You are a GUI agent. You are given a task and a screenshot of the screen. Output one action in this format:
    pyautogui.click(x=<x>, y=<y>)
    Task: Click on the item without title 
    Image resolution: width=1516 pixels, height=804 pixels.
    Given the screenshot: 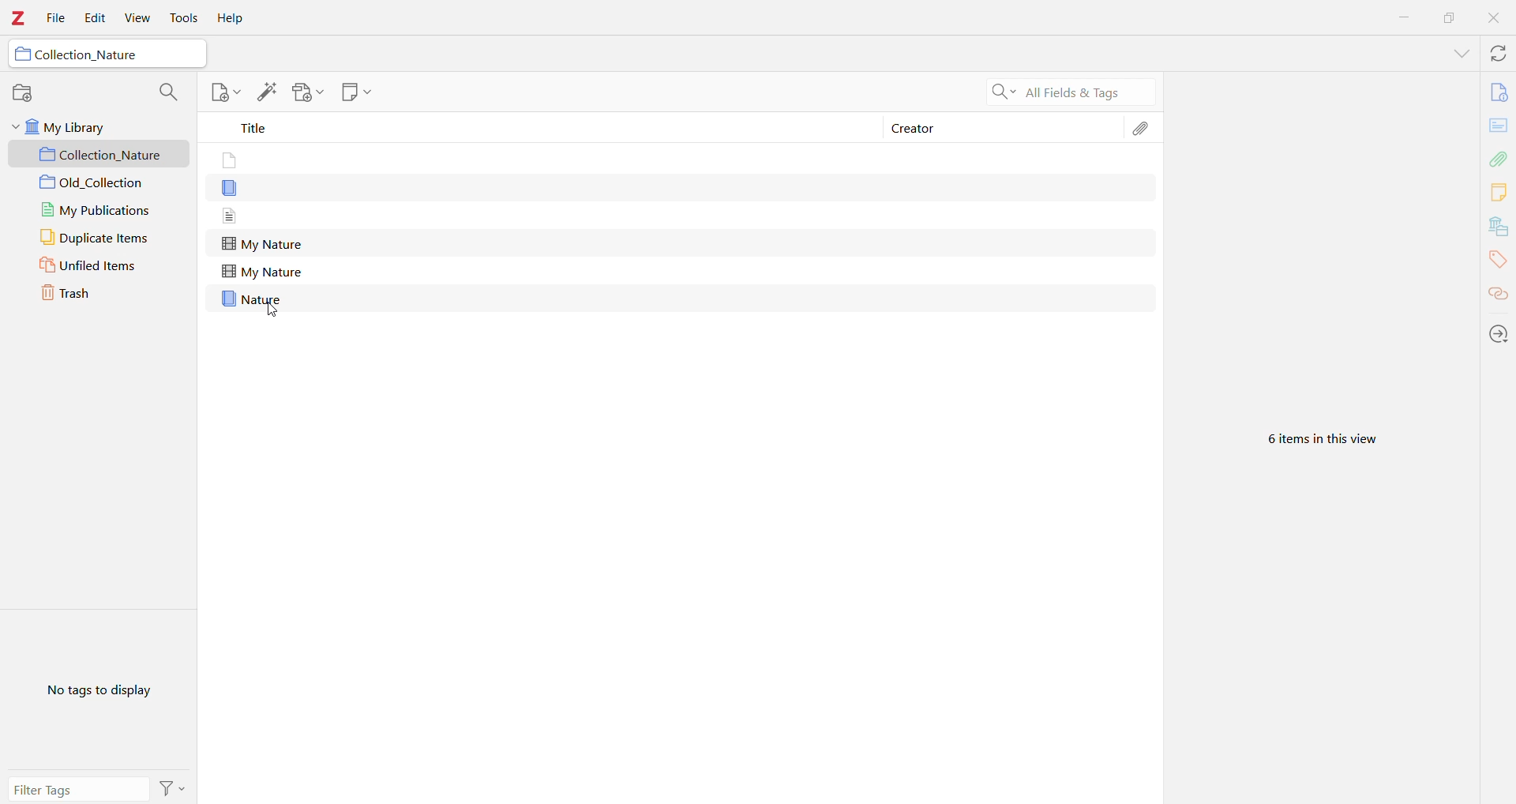 What is the action you would take?
    pyautogui.click(x=227, y=161)
    